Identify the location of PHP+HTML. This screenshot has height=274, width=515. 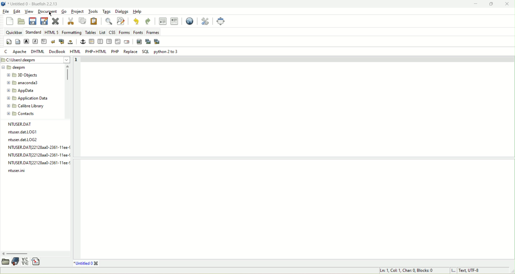
(96, 52).